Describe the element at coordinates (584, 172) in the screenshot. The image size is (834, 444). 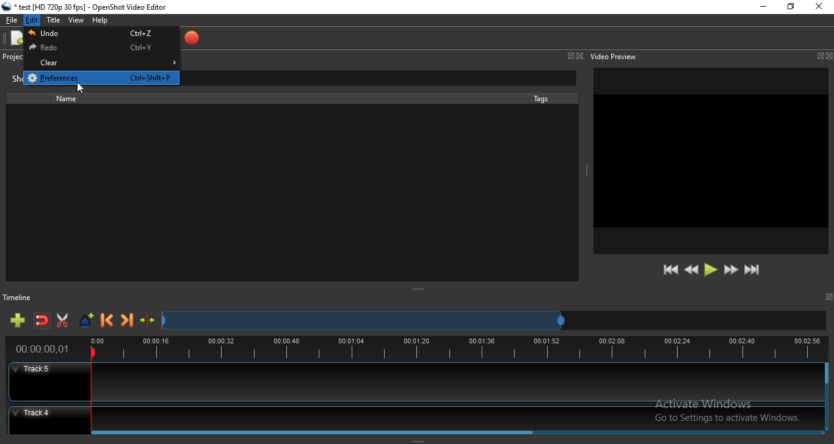
I see `adjust window` at that location.